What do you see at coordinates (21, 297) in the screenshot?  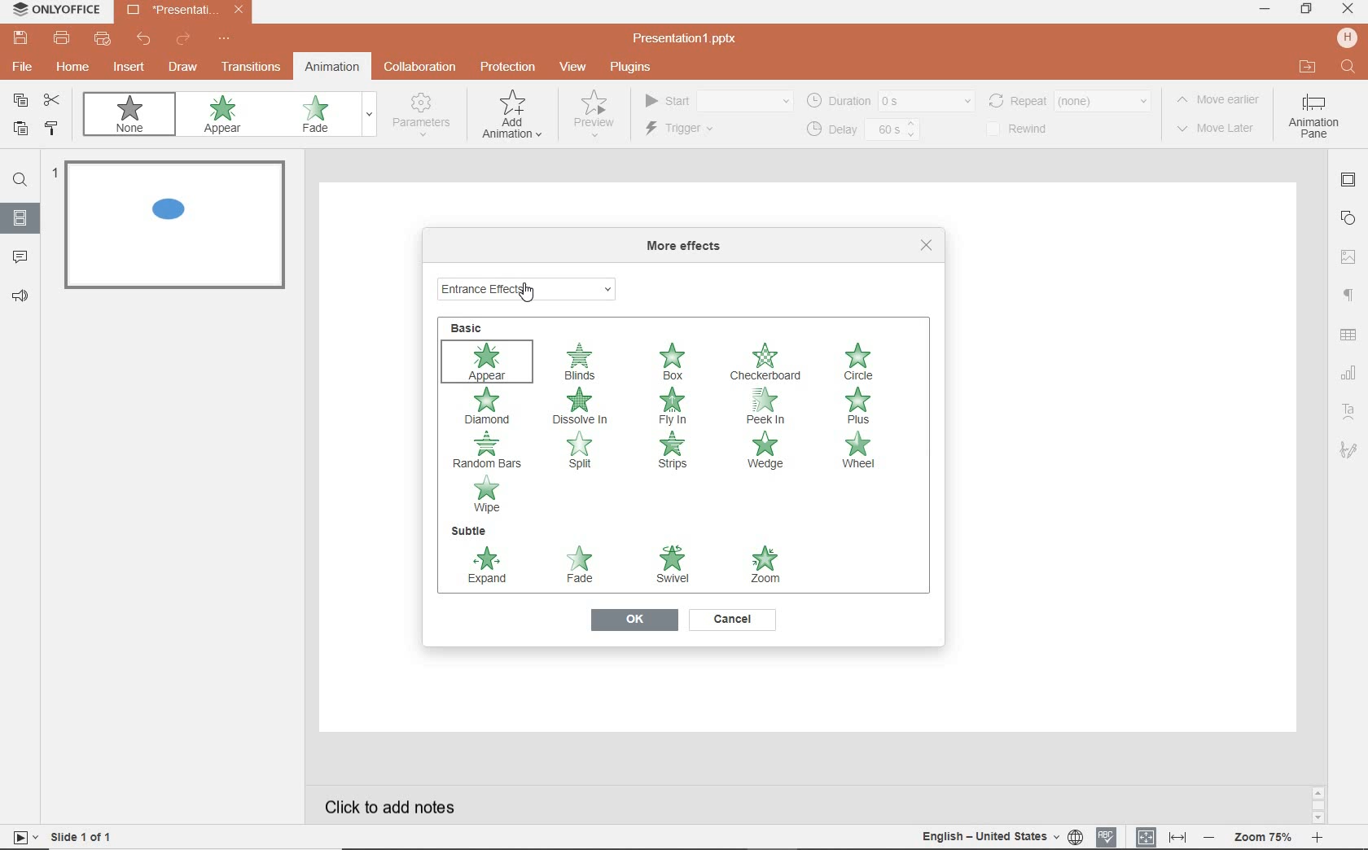 I see `feedback & support` at bounding box center [21, 297].